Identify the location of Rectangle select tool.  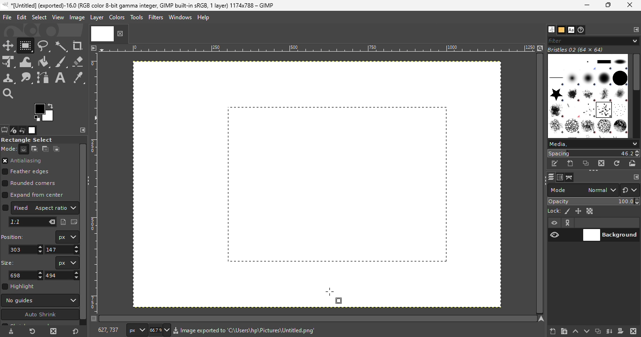
(26, 46).